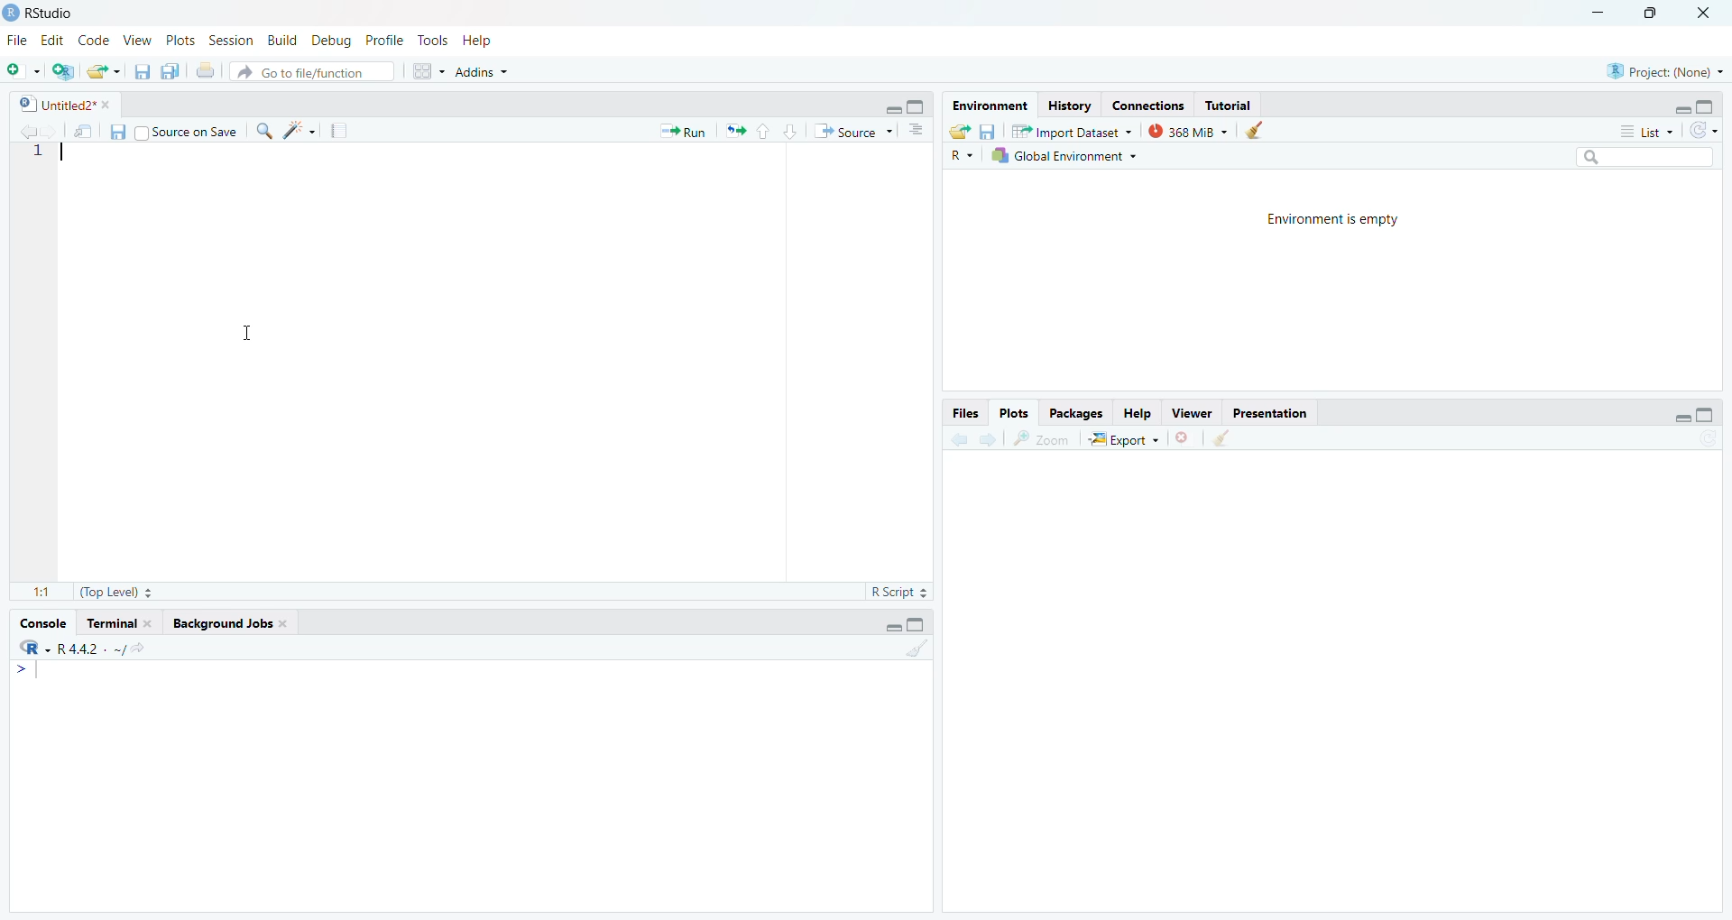 This screenshot has height=920, width=1732. Describe the element at coordinates (902, 590) in the screenshot. I see `R Script =` at that location.